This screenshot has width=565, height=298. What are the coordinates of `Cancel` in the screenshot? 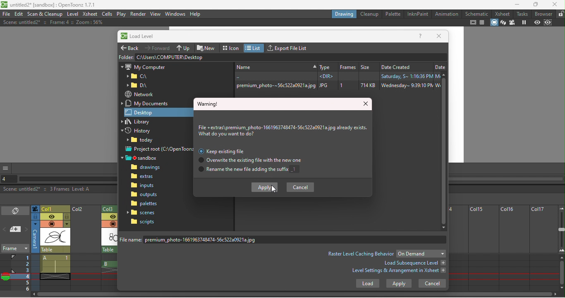 It's located at (432, 283).